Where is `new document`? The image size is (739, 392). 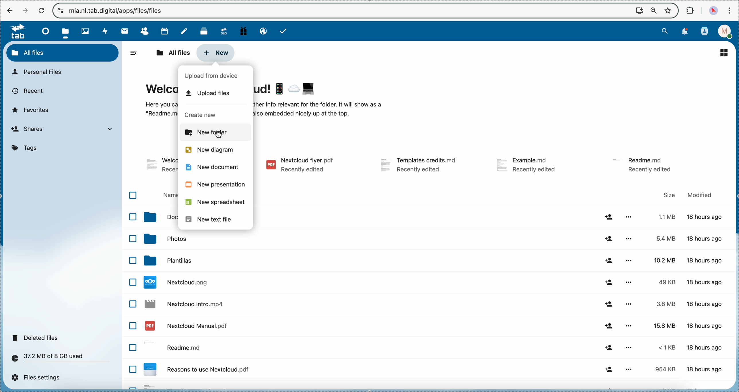 new document is located at coordinates (214, 168).